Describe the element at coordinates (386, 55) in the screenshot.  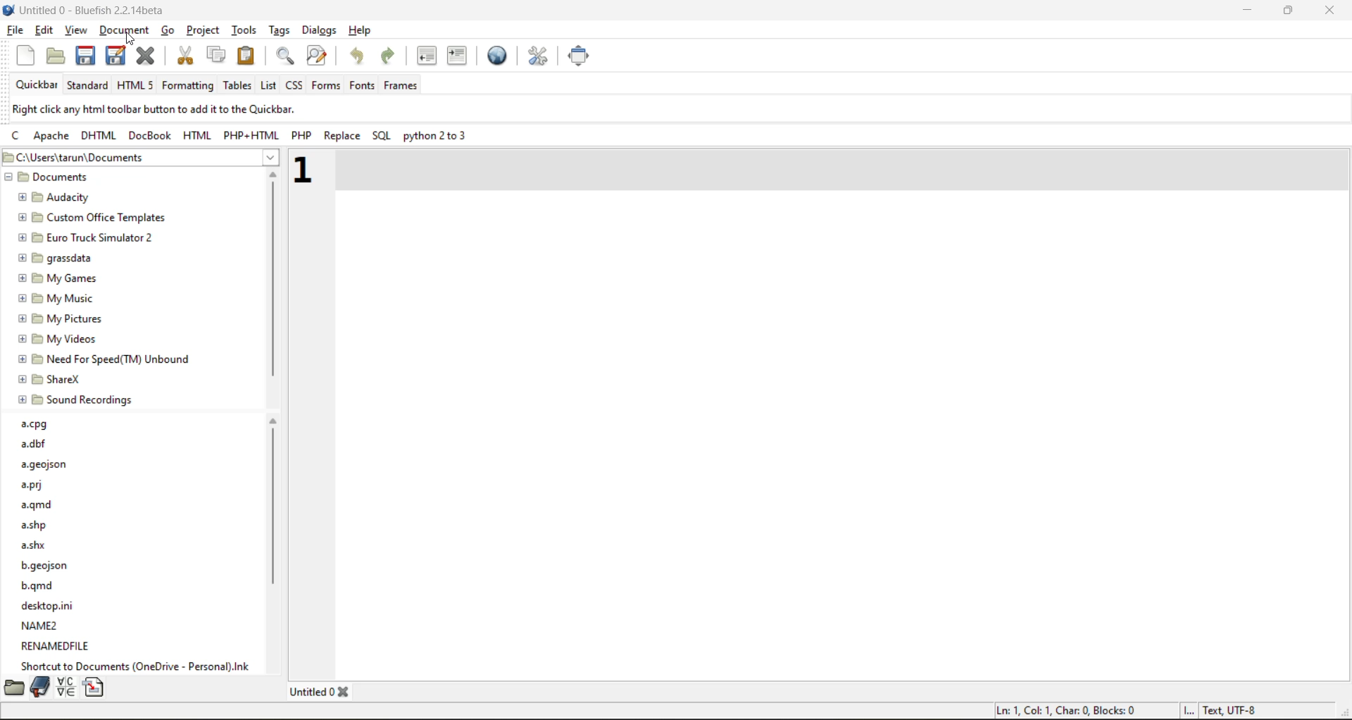
I see `redo` at that location.